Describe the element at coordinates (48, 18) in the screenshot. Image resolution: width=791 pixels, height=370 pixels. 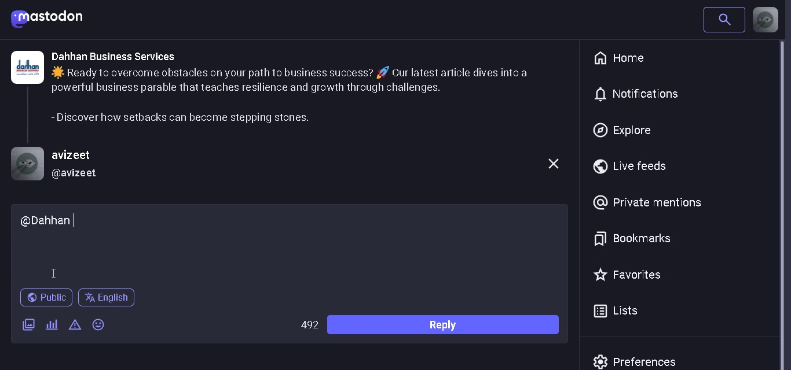
I see `mastodon` at that location.